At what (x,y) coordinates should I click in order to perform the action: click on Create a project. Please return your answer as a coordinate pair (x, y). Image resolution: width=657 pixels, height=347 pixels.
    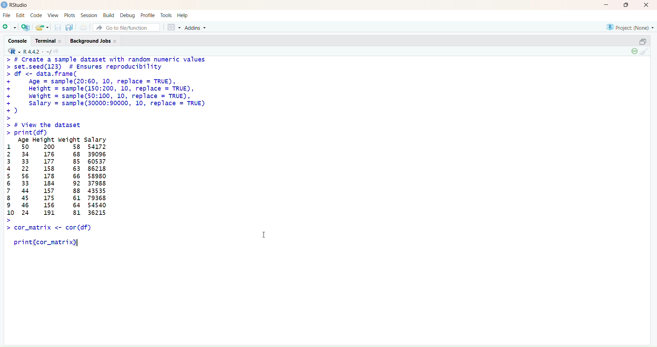
    Looking at the image, I should click on (25, 27).